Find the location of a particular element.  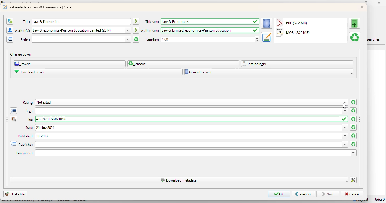

close is located at coordinates (363, 7).